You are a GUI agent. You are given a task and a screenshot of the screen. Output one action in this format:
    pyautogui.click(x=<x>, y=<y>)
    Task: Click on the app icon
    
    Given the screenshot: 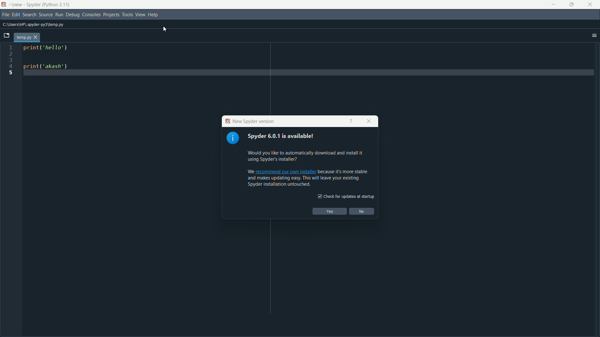 What is the action you would take?
    pyautogui.click(x=4, y=4)
    